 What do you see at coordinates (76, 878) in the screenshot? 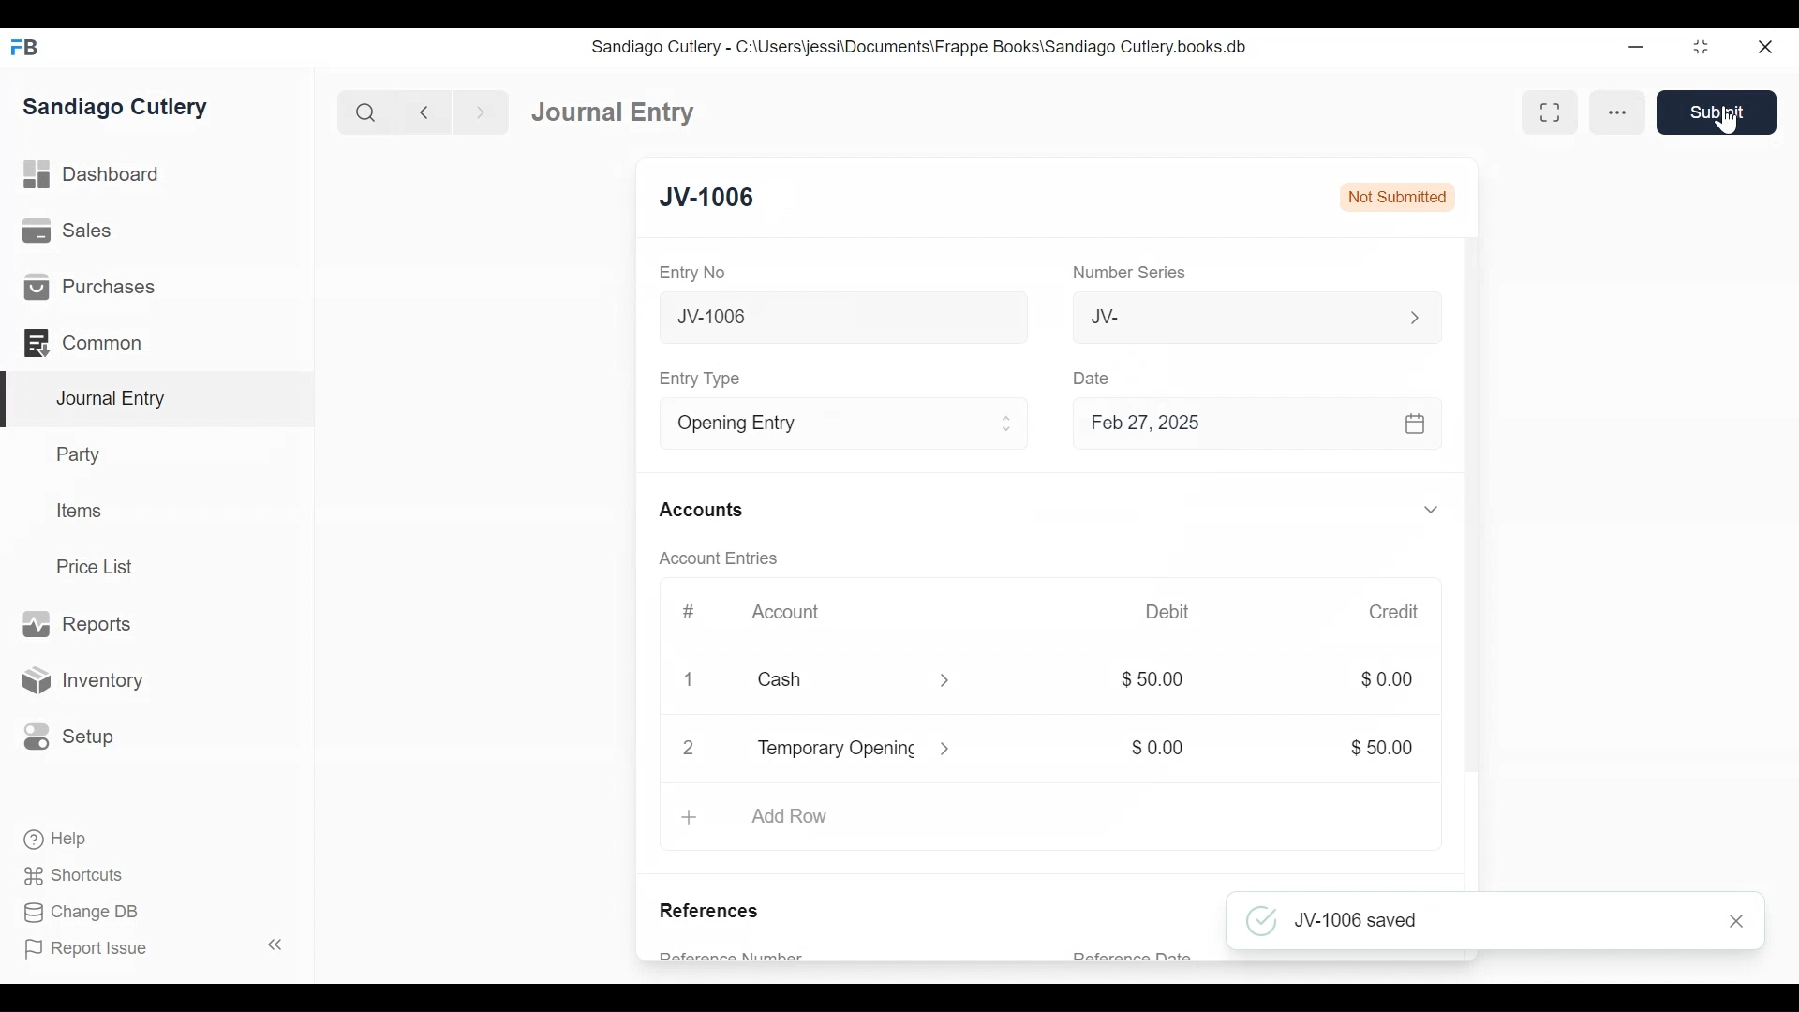
I see `Shortcuts` at bounding box center [76, 878].